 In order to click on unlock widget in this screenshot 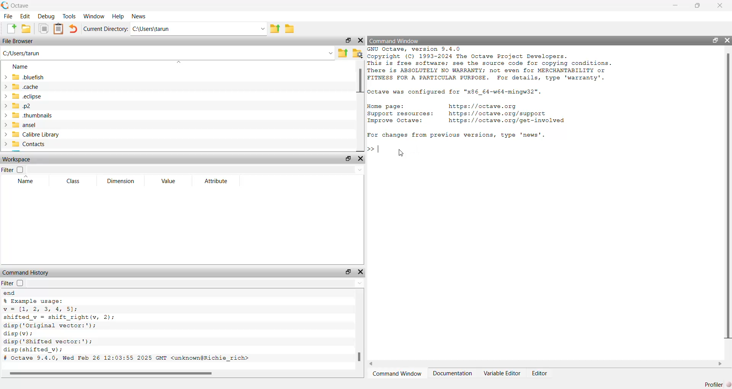, I will do `click(347, 159)`.